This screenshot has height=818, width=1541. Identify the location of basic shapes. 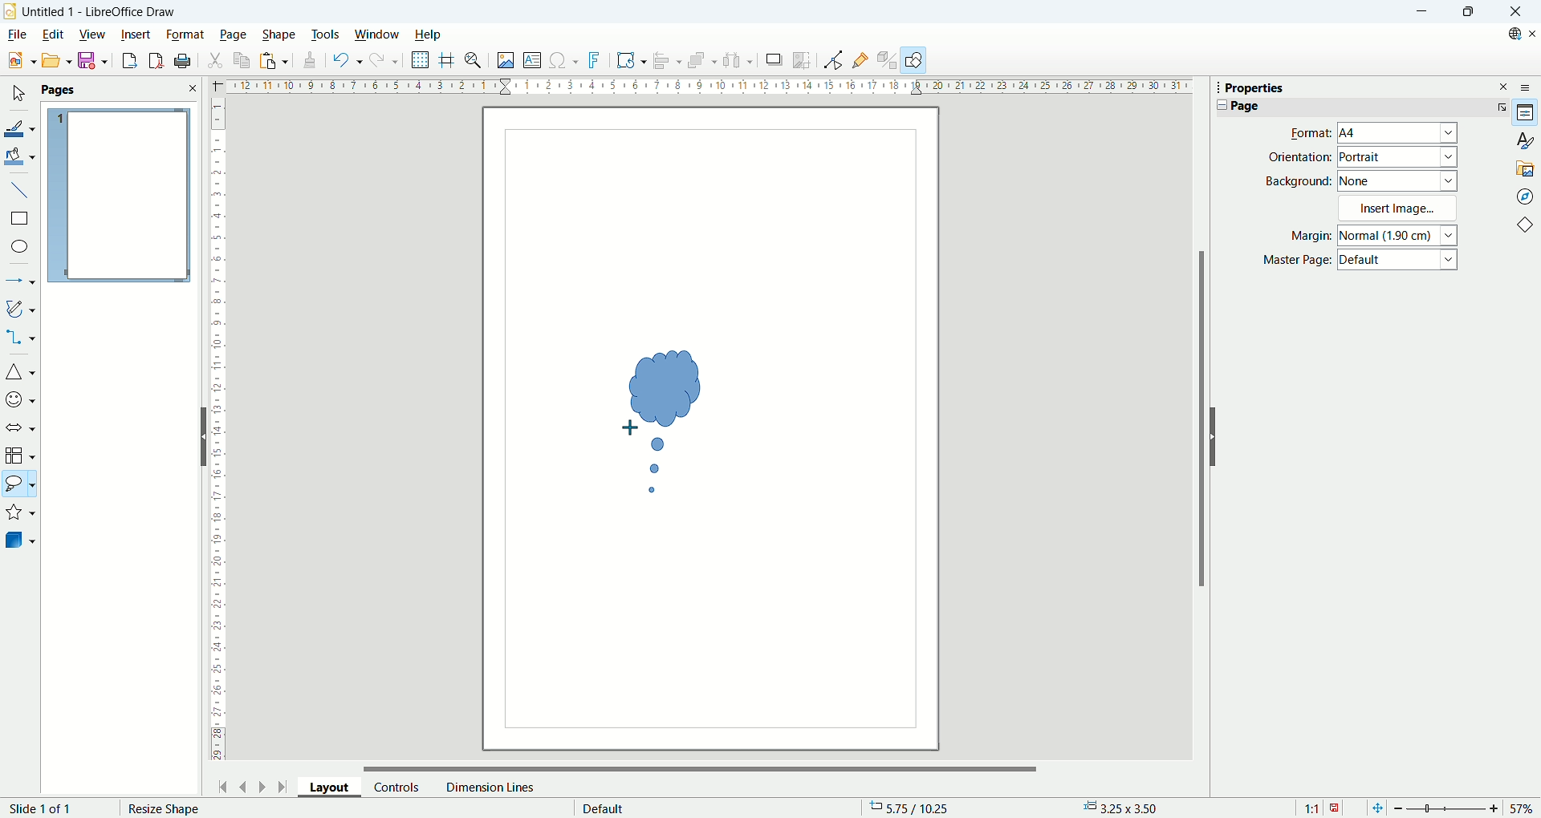
(20, 374).